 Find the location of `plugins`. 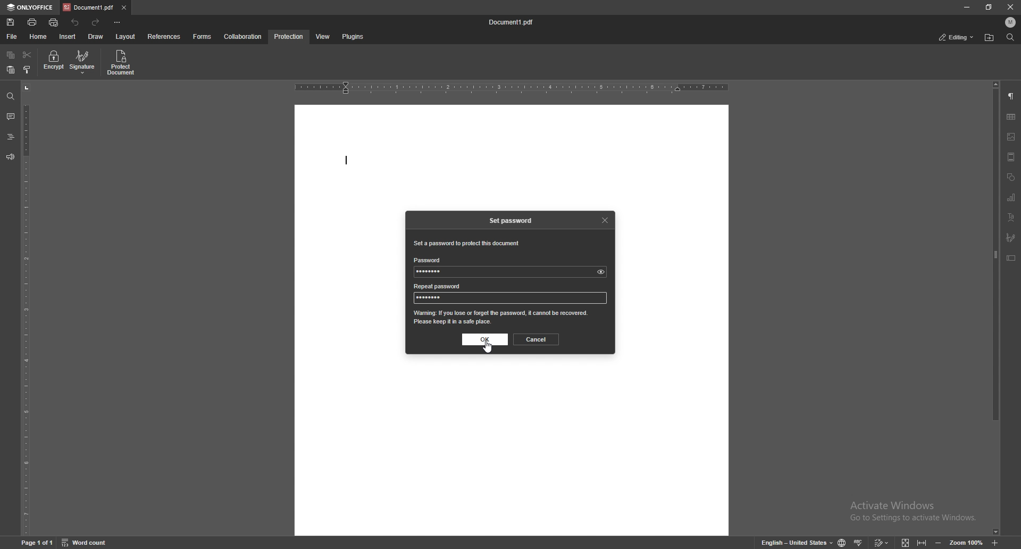

plugins is located at coordinates (354, 37).